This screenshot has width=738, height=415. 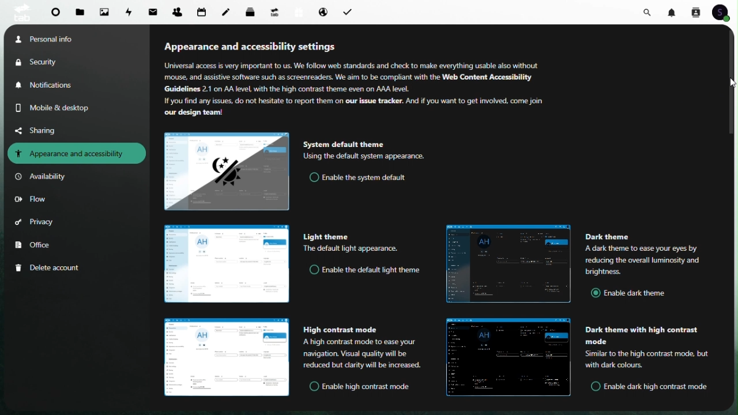 I want to click on Appearance and visibility, so click(x=77, y=153).